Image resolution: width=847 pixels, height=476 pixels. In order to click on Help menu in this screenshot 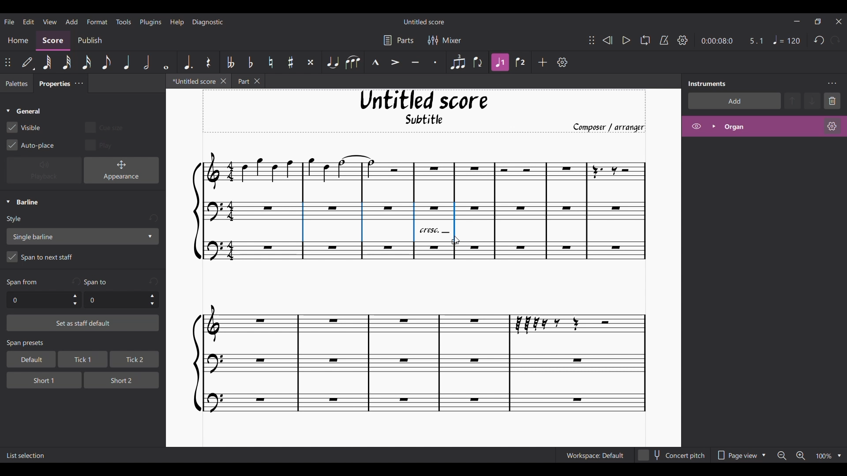, I will do `click(177, 22)`.